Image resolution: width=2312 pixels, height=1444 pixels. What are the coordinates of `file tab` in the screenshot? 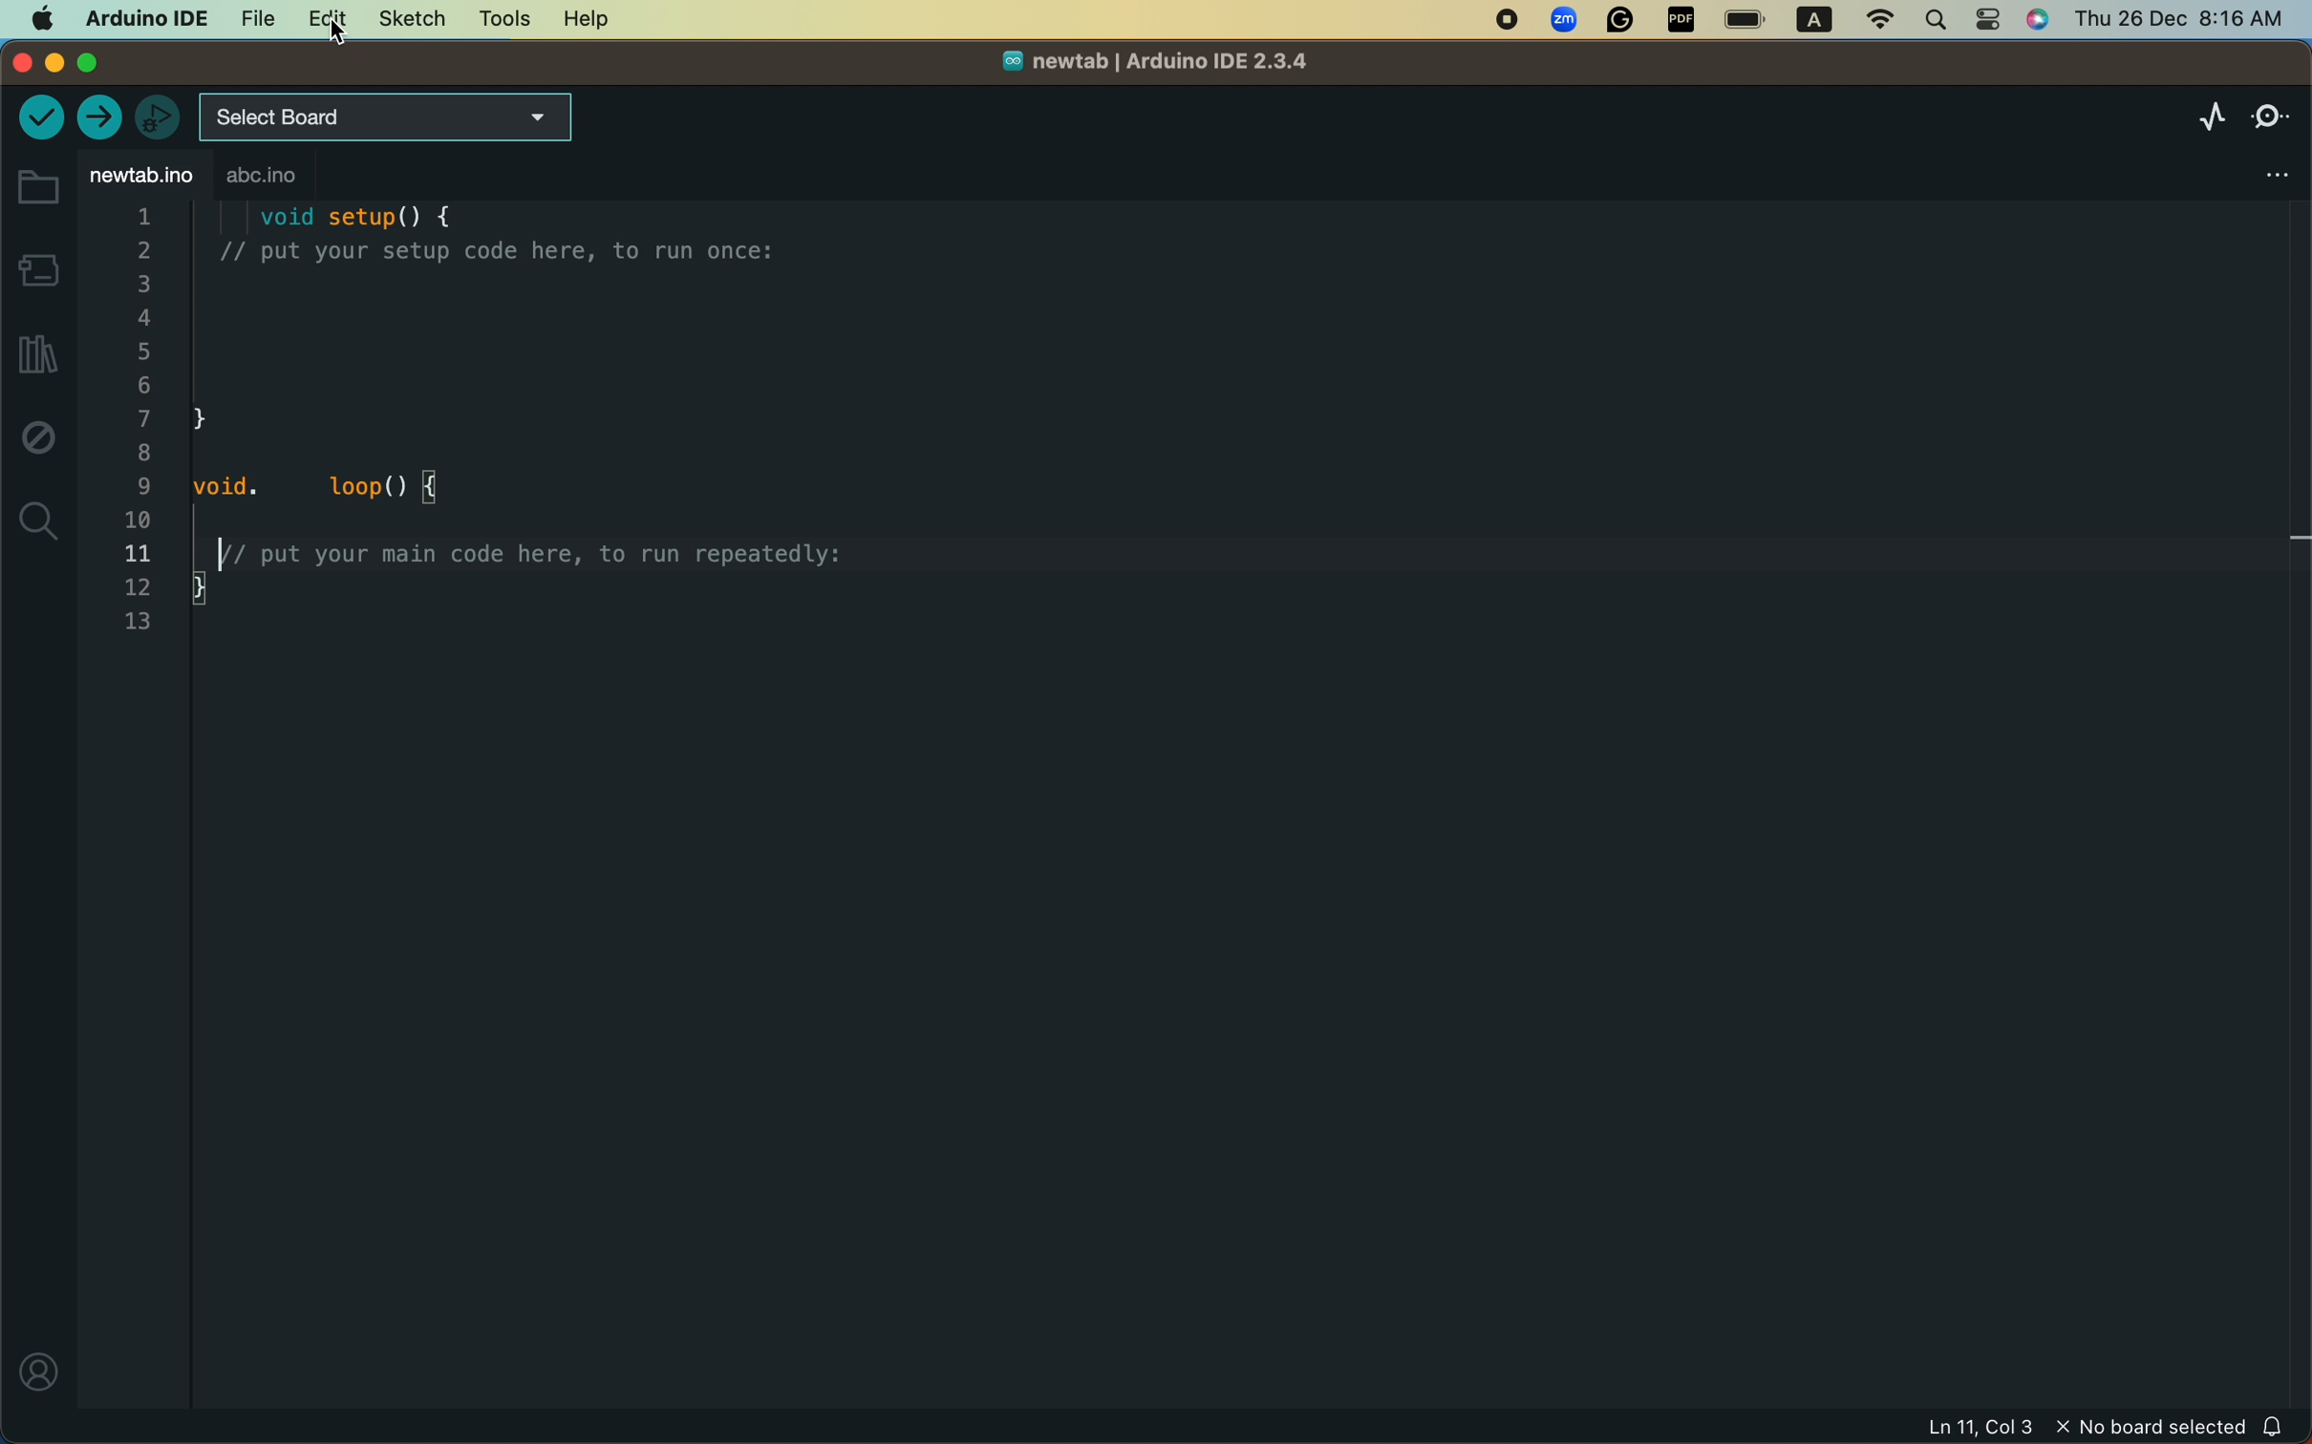 It's located at (140, 176).